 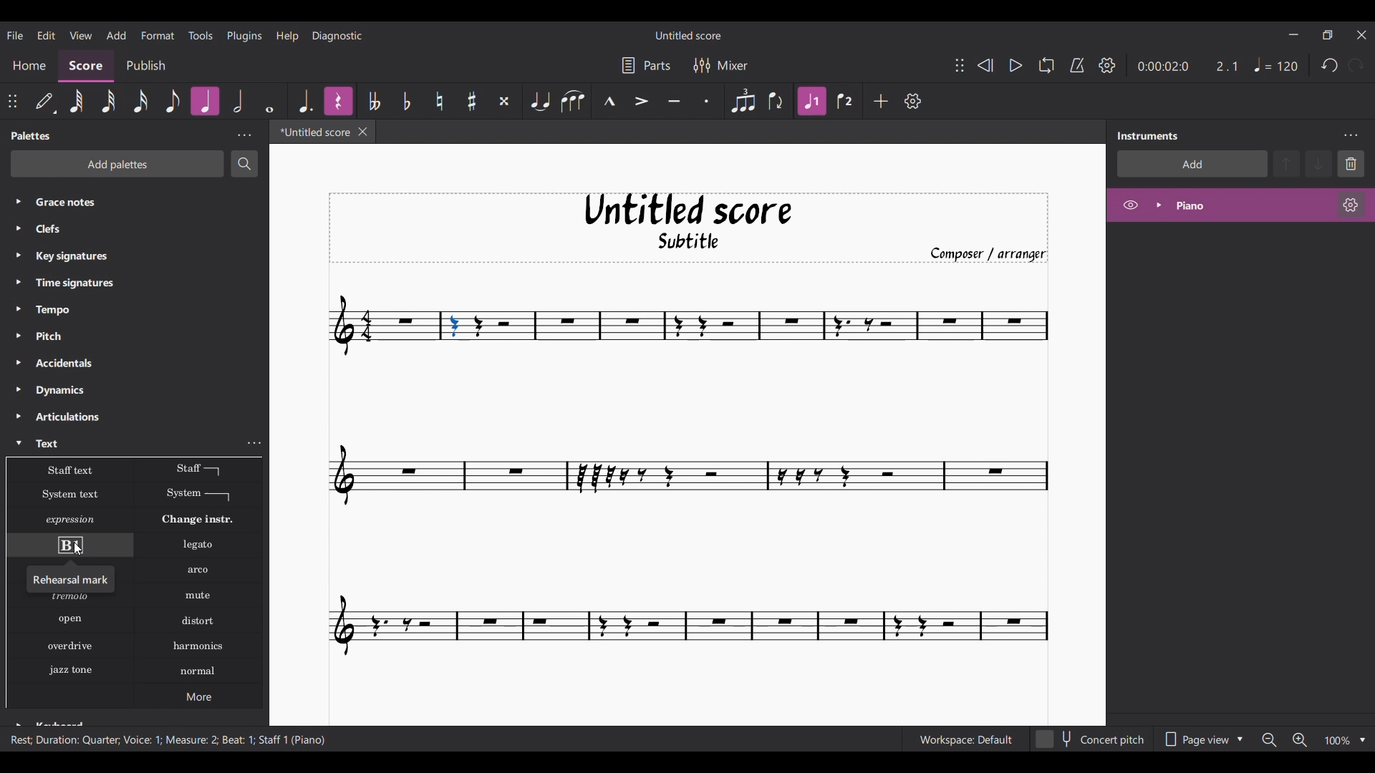 I want to click on Show interface in a smaller tab, so click(x=1328, y=35).